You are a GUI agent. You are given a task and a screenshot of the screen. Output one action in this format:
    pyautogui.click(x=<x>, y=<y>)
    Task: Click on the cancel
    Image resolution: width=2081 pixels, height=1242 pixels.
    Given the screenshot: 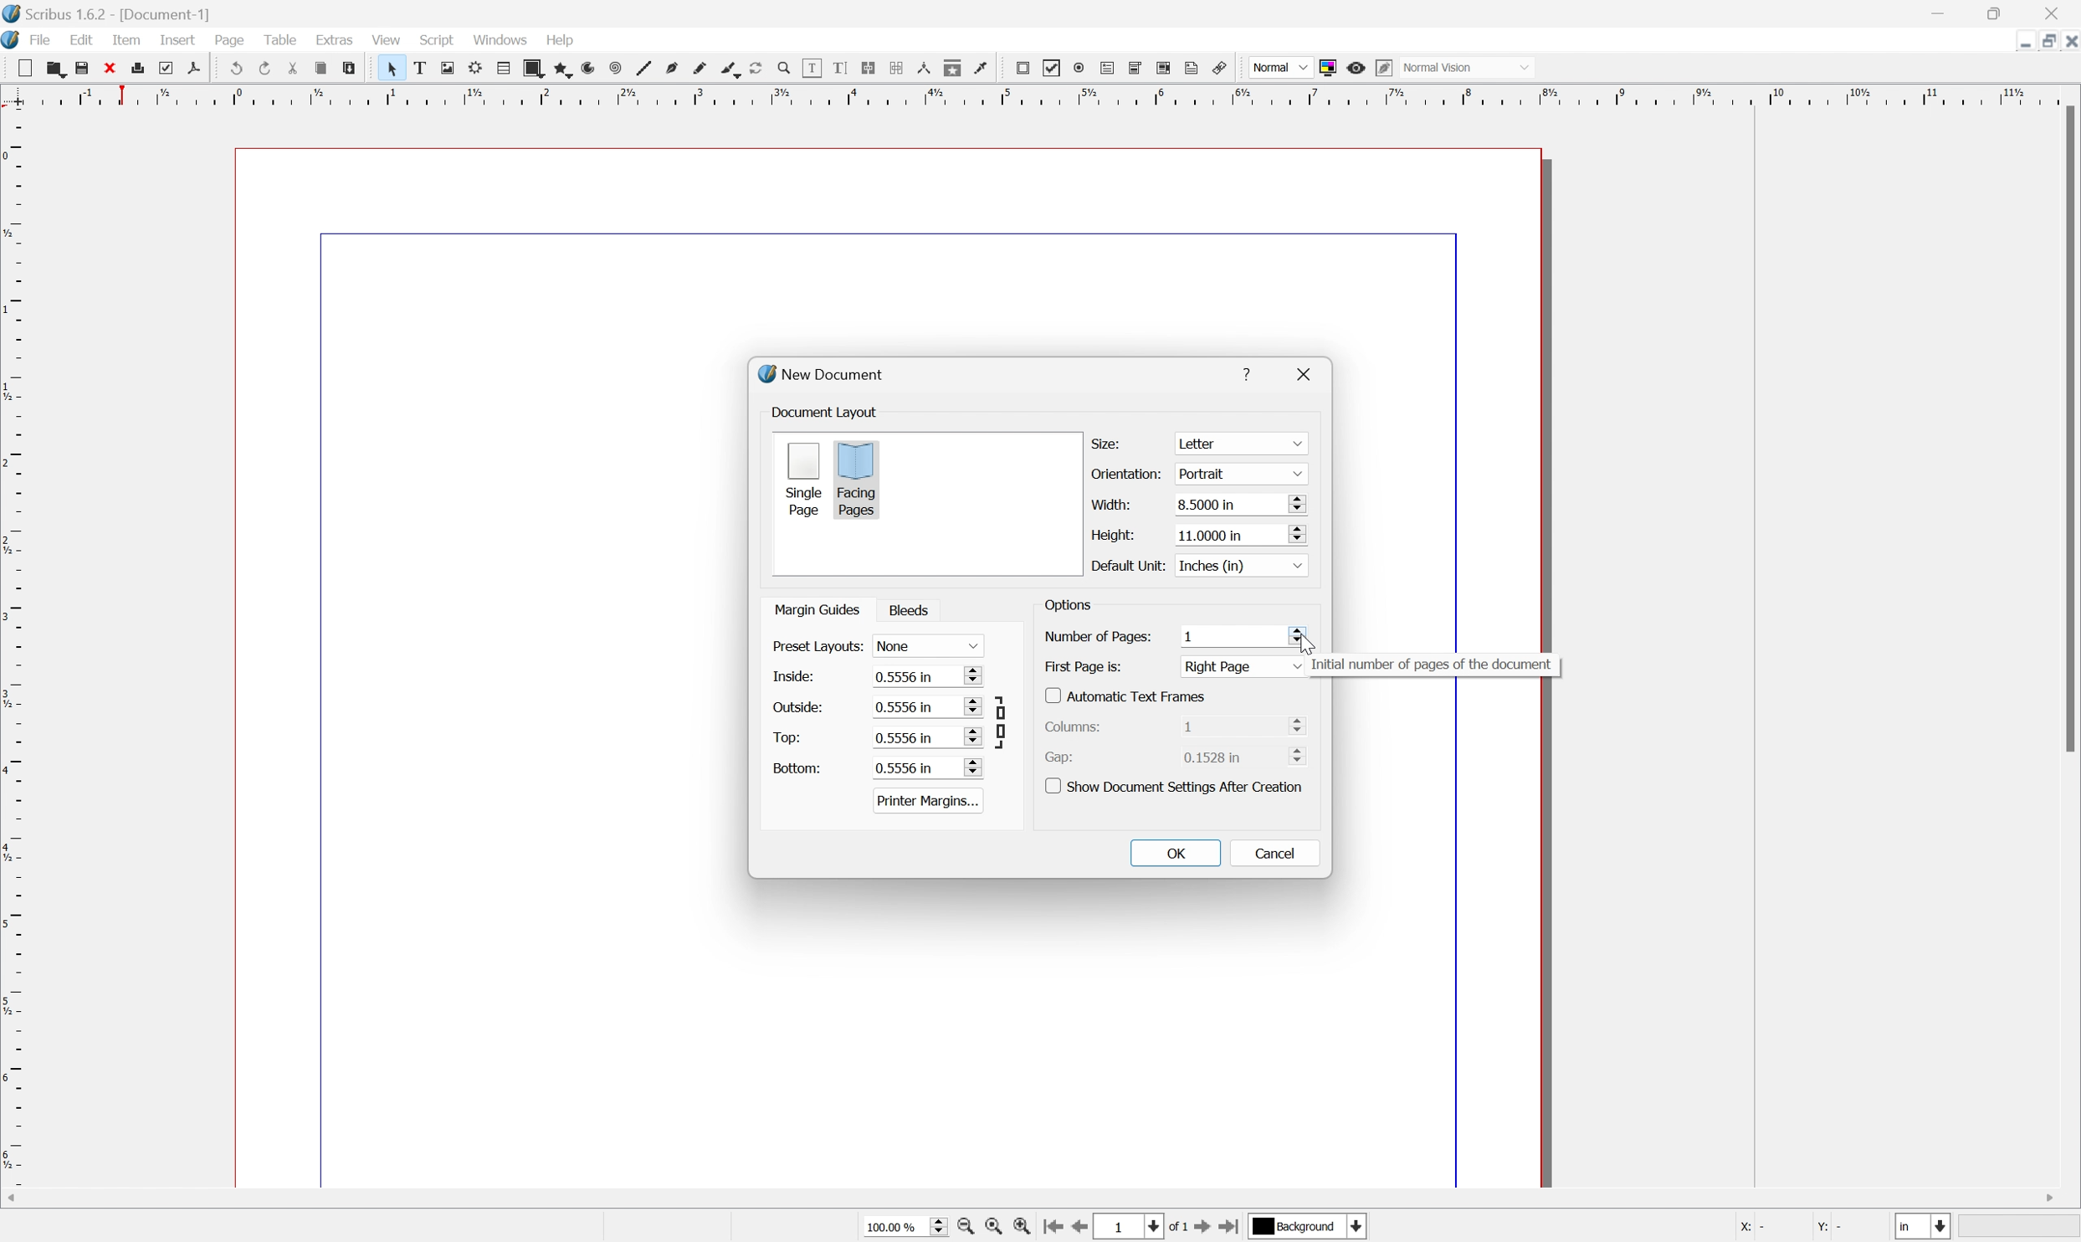 What is the action you would take?
    pyautogui.click(x=1275, y=852)
    